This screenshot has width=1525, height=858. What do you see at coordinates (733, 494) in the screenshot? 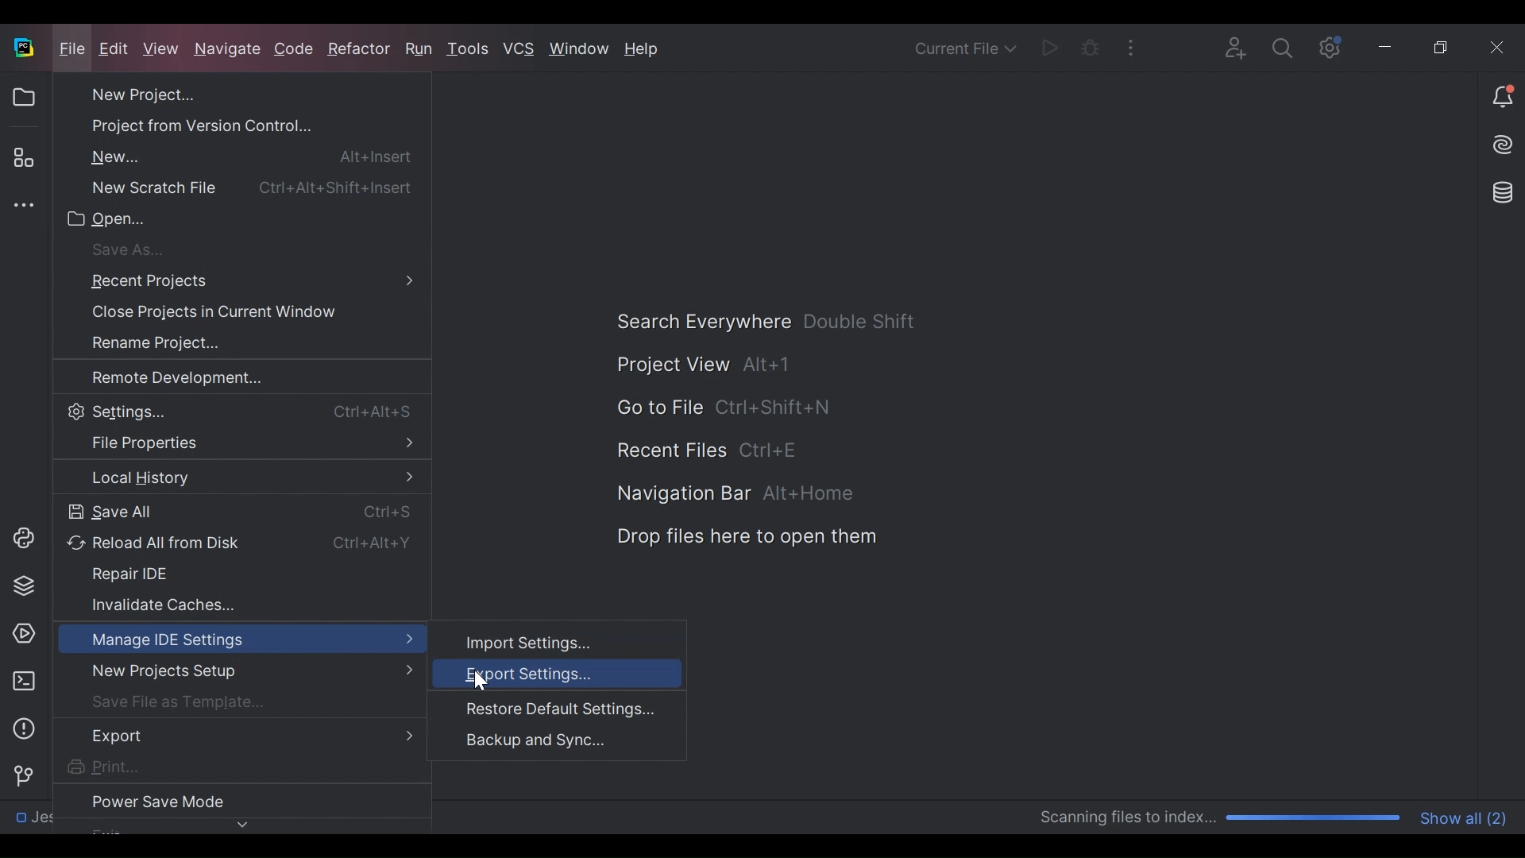
I see `Navigation Bar` at bounding box center [733, 494].